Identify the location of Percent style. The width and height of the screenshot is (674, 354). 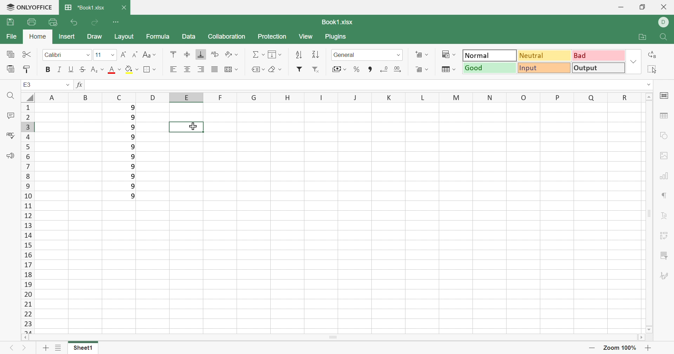
(357, 69).